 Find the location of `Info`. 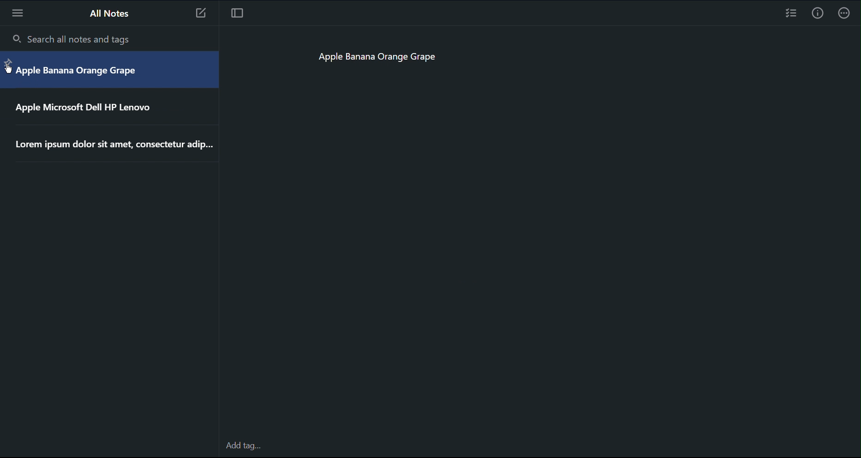

Info is located at coordinates (819, 12).